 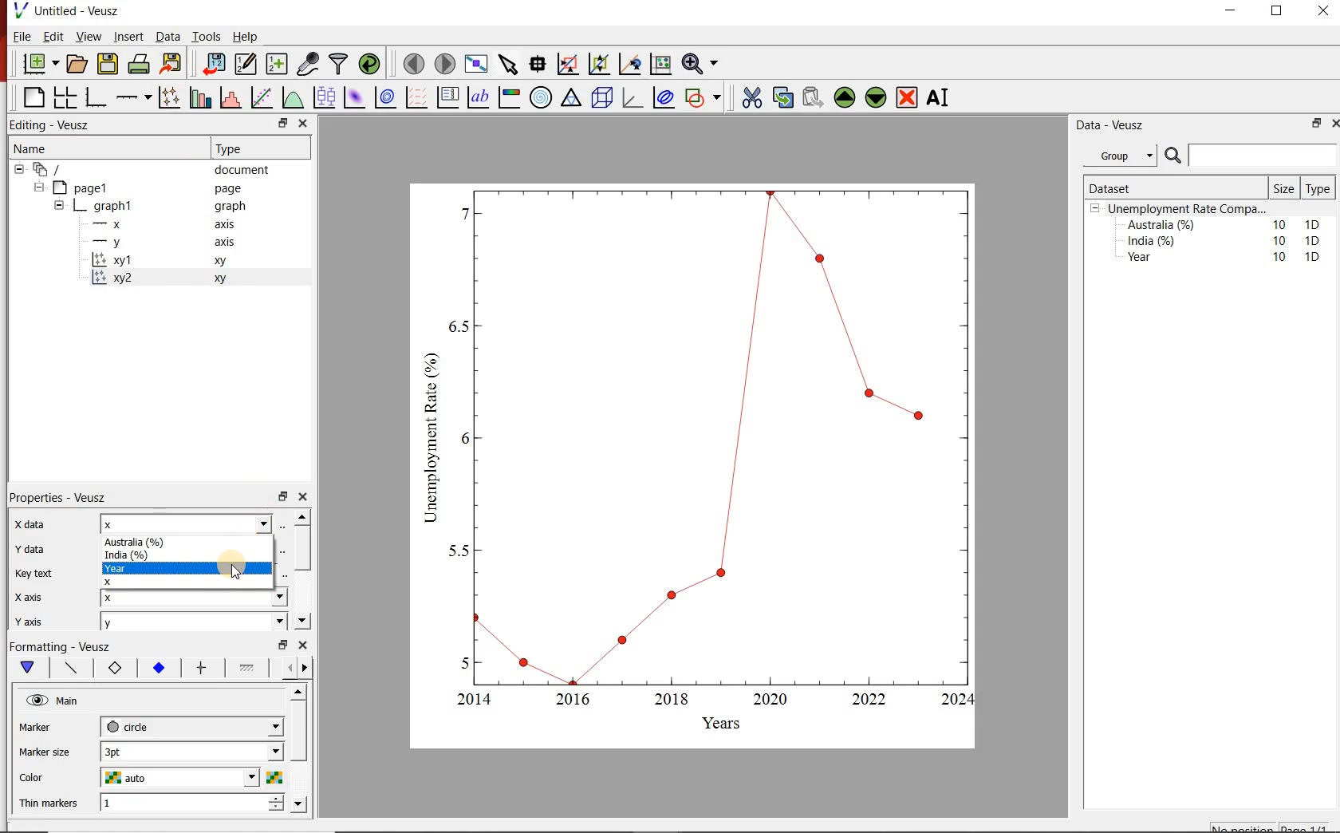 I want to click on move to next page, so click(x=446, y=64).